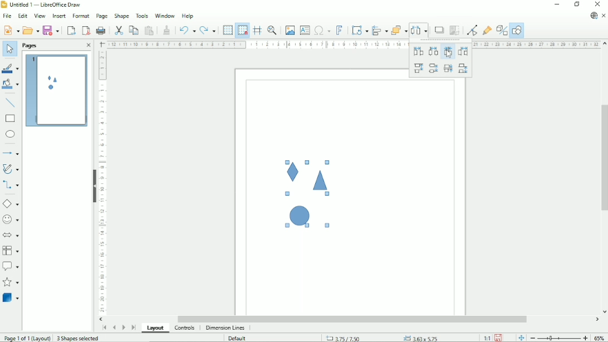 The height and width of the screenshot is (342, 608). I want to click on Format, so click(80, 15).